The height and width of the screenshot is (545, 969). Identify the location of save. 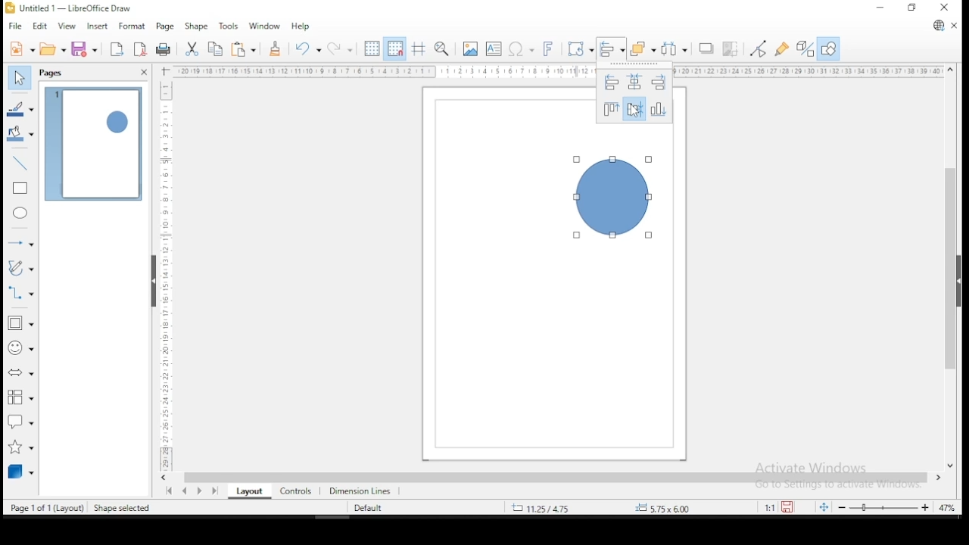
(84, 48).